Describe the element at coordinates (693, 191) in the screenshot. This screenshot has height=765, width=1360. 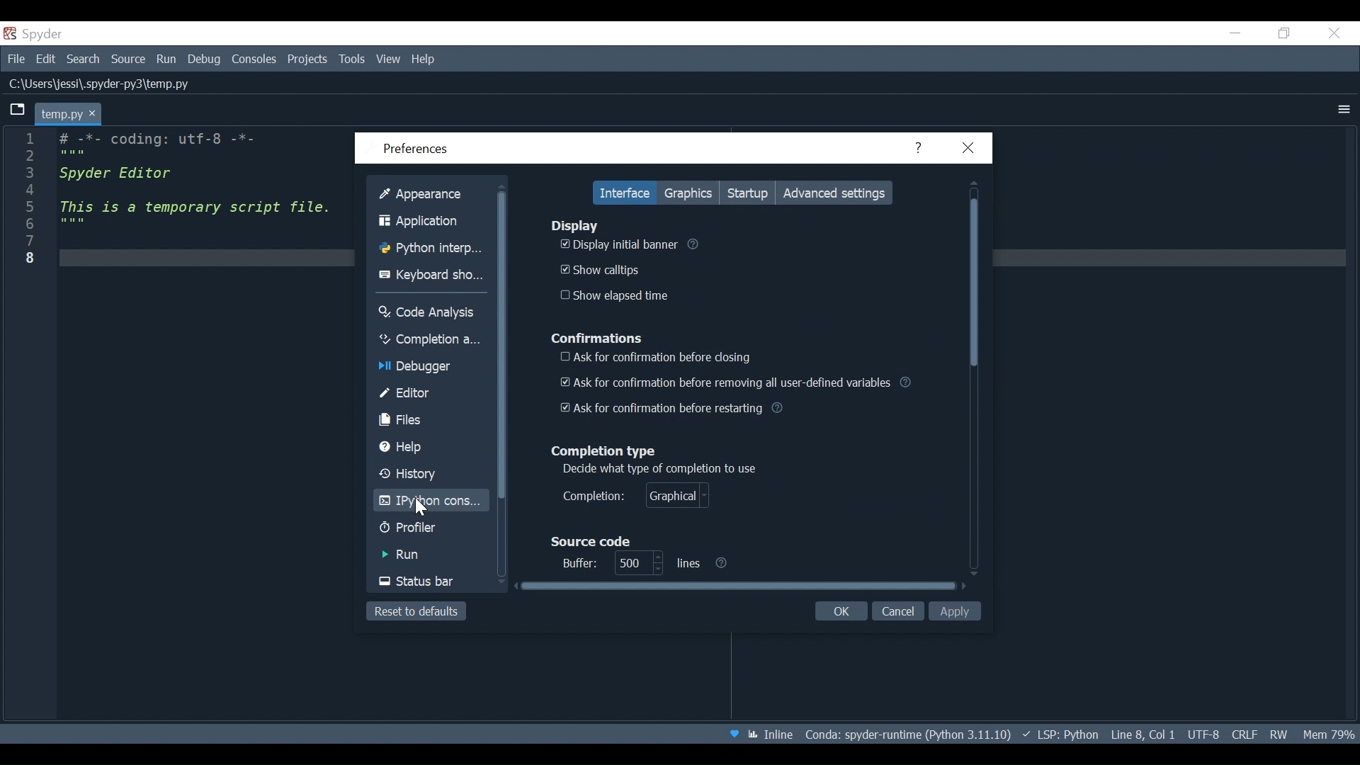
I see `Graphics` at that location.